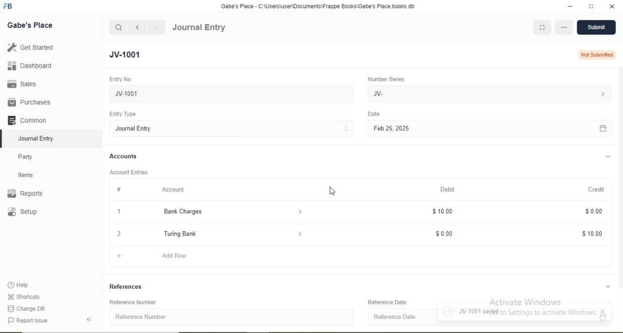 This screenshot has height=333, width=623. I want to click on Setup, so click(37, 213).